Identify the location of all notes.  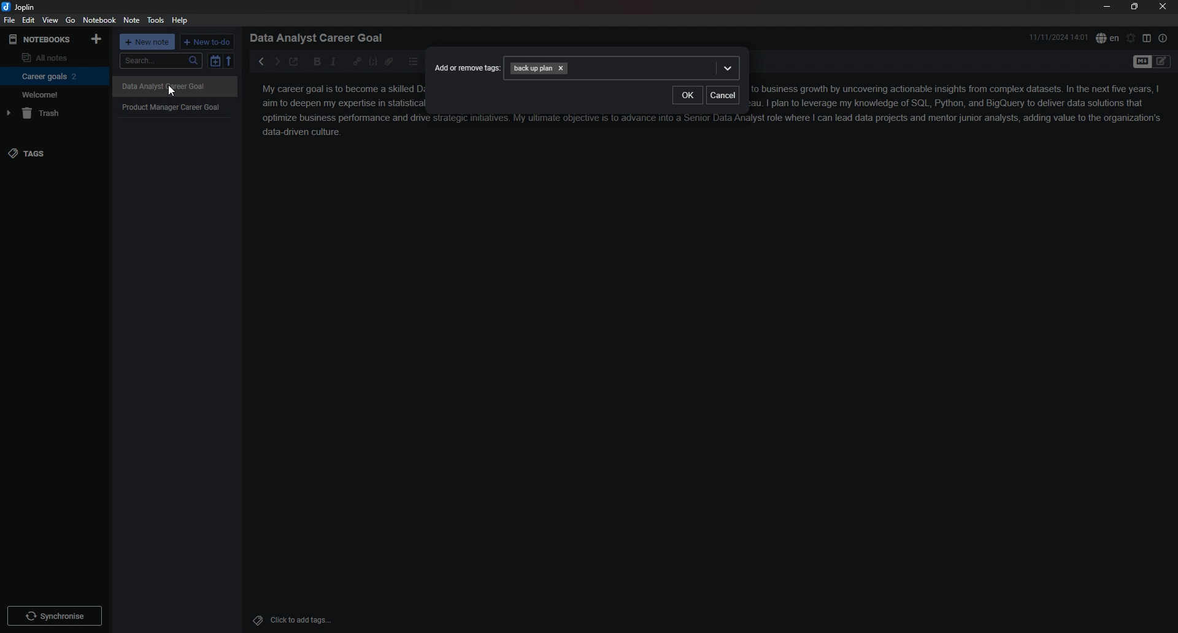
(52, 56).